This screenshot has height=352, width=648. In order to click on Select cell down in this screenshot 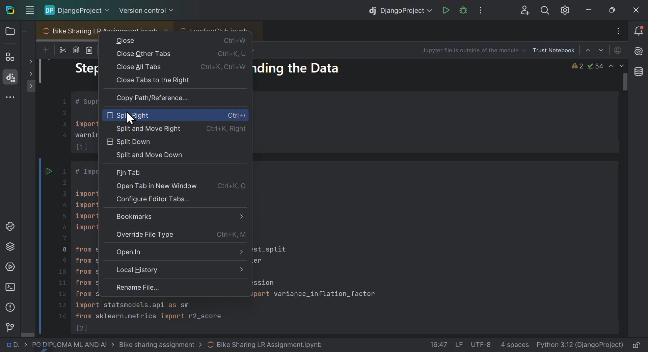, I will do `click(599, 51)`.